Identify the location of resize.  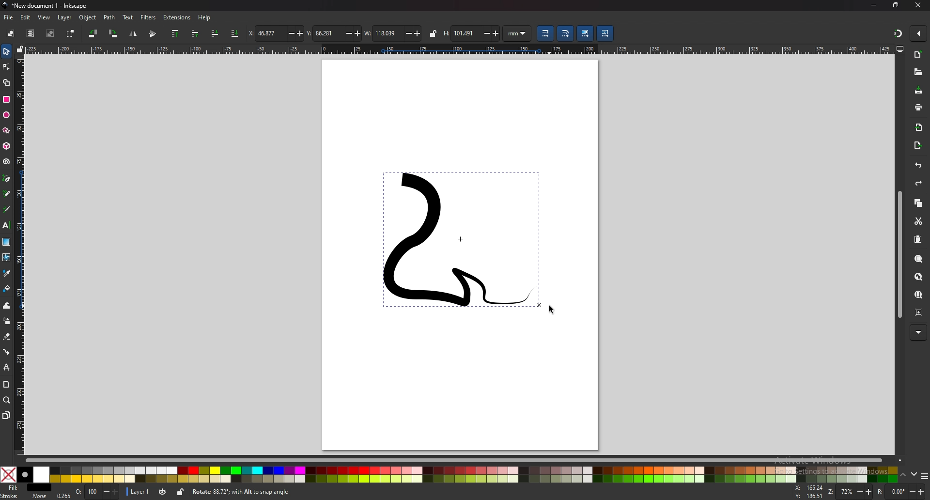
(897, 6).